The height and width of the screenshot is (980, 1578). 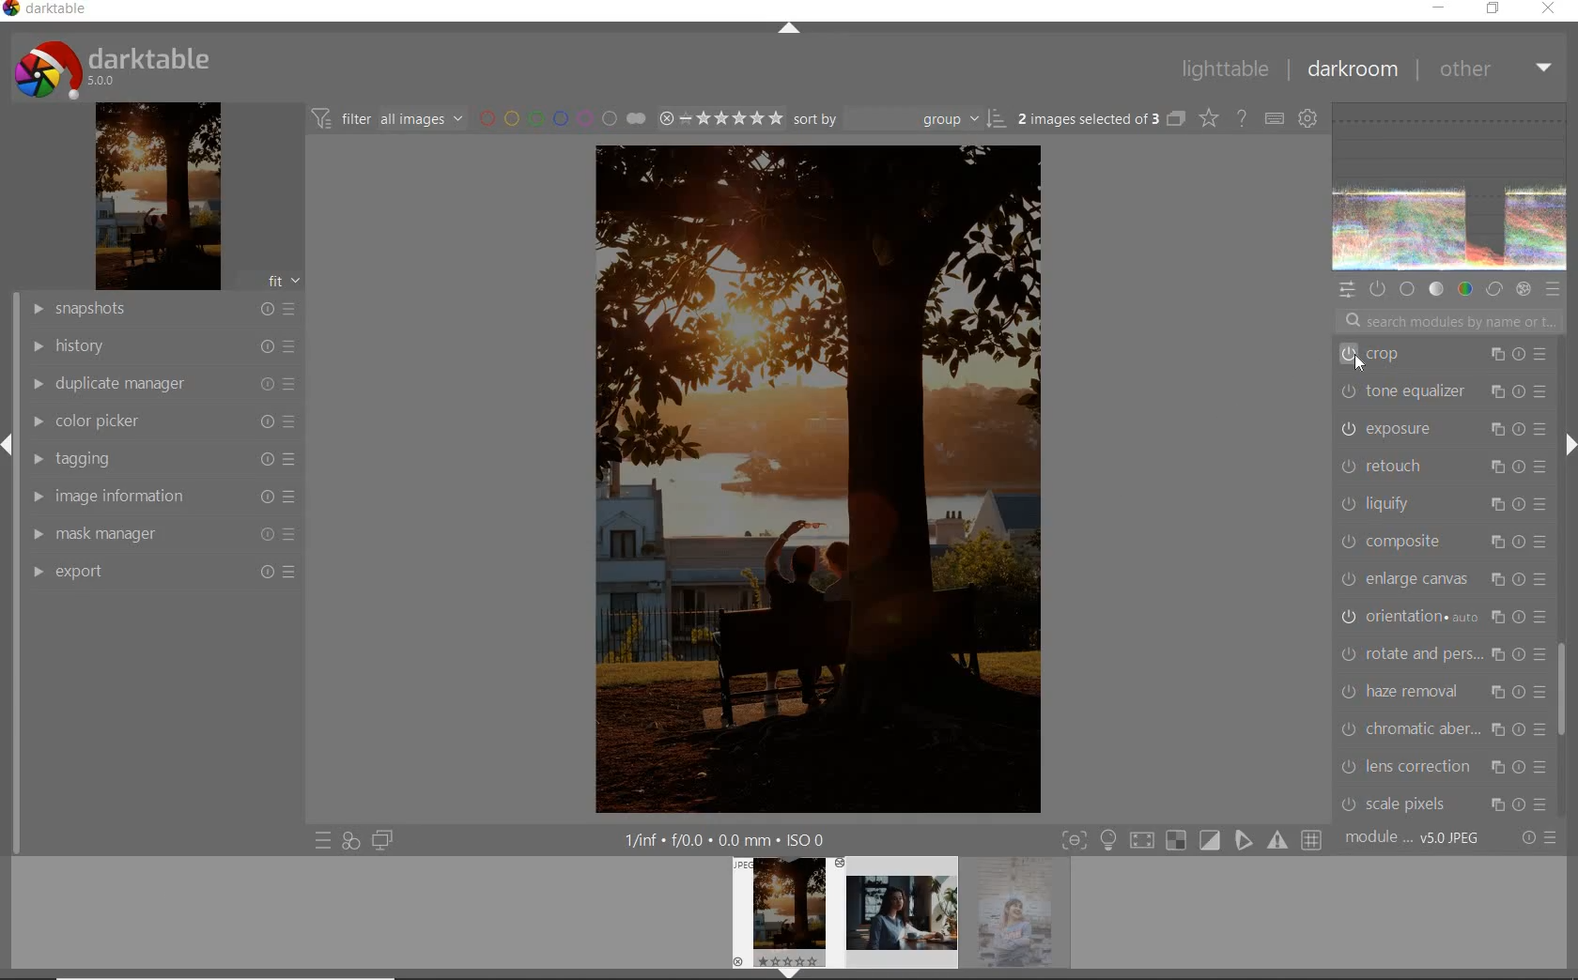 I want to click on darkroom, so click(x=1353, y=70).